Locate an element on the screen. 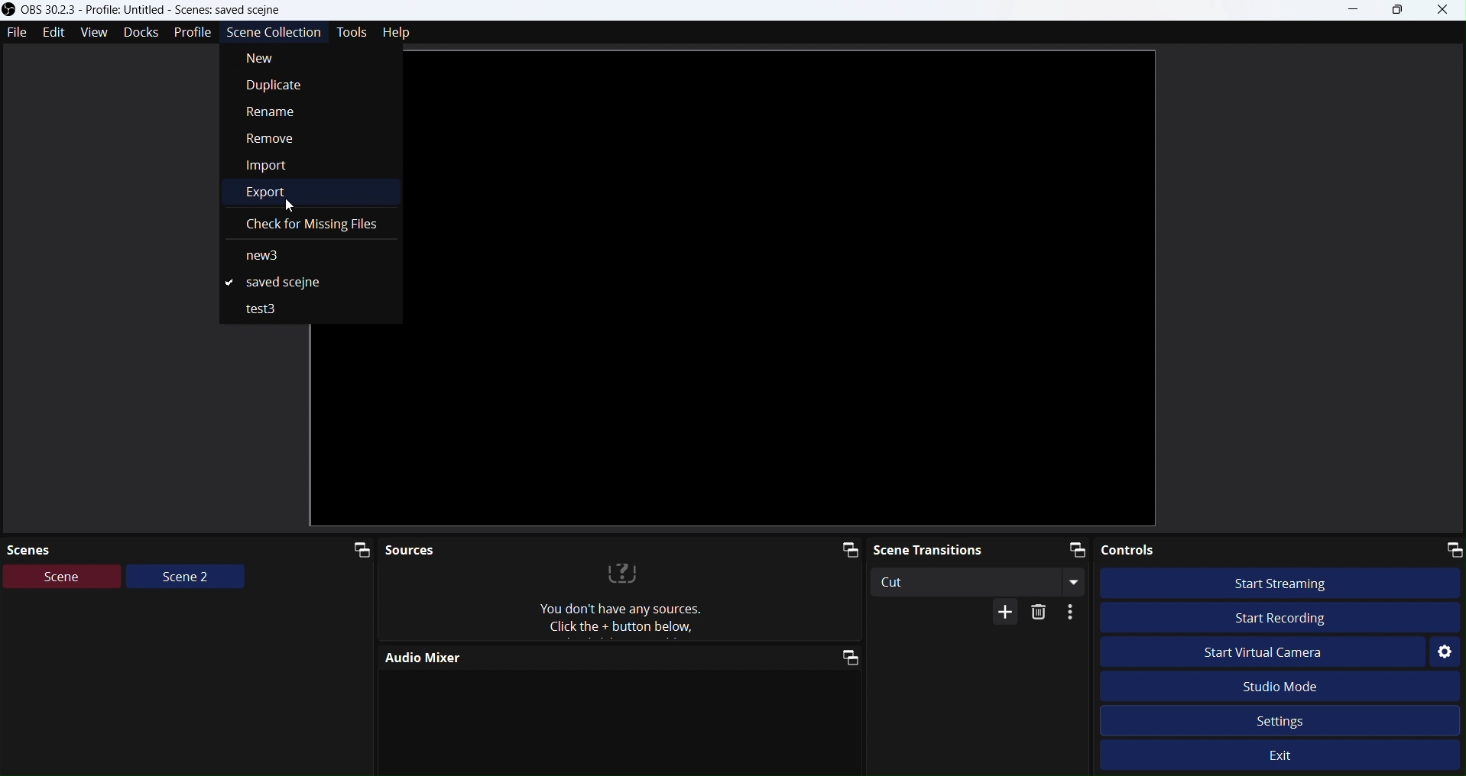 Image resolution: width=1466 pixels, height=776 pixels. Delete is located at coordinates (1039, 613).